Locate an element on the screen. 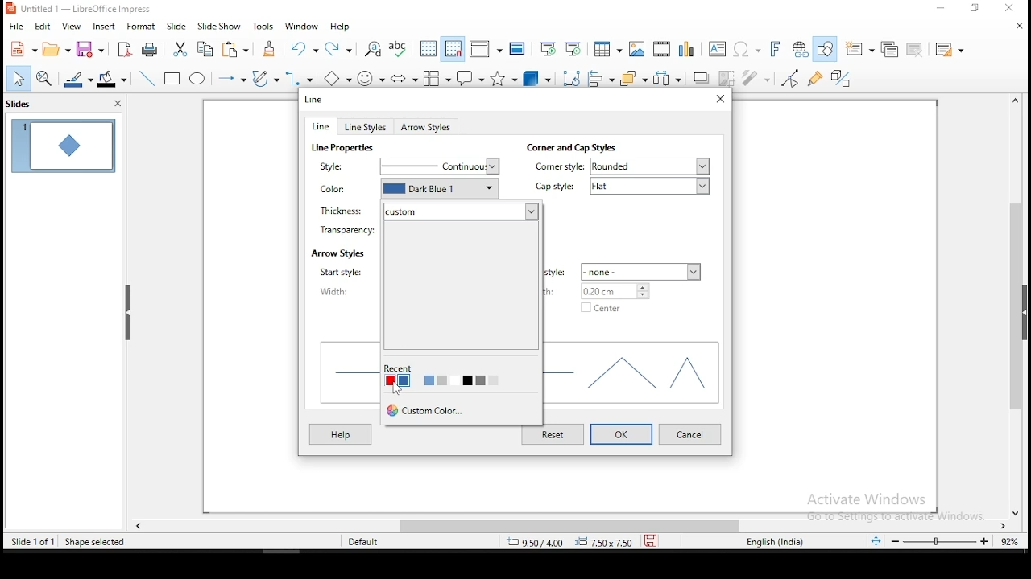 The image size is (1031, 579). crop image is located at coordinates (727, 79).